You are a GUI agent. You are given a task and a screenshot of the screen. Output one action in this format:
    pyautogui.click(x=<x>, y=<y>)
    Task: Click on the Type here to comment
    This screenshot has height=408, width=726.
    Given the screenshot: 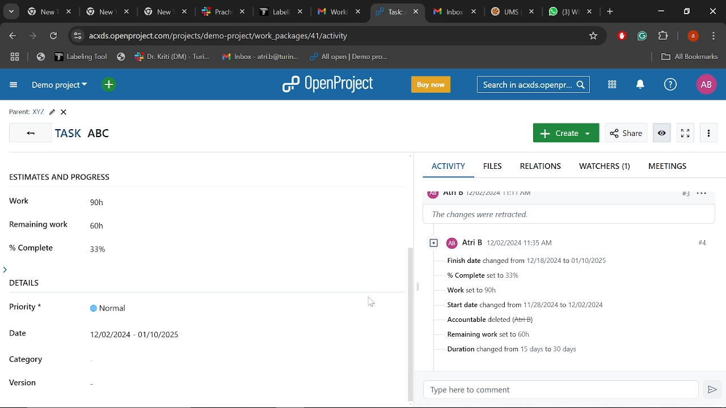 What is the action you would take?
    pyautogui.click(x=562, y=390)
    